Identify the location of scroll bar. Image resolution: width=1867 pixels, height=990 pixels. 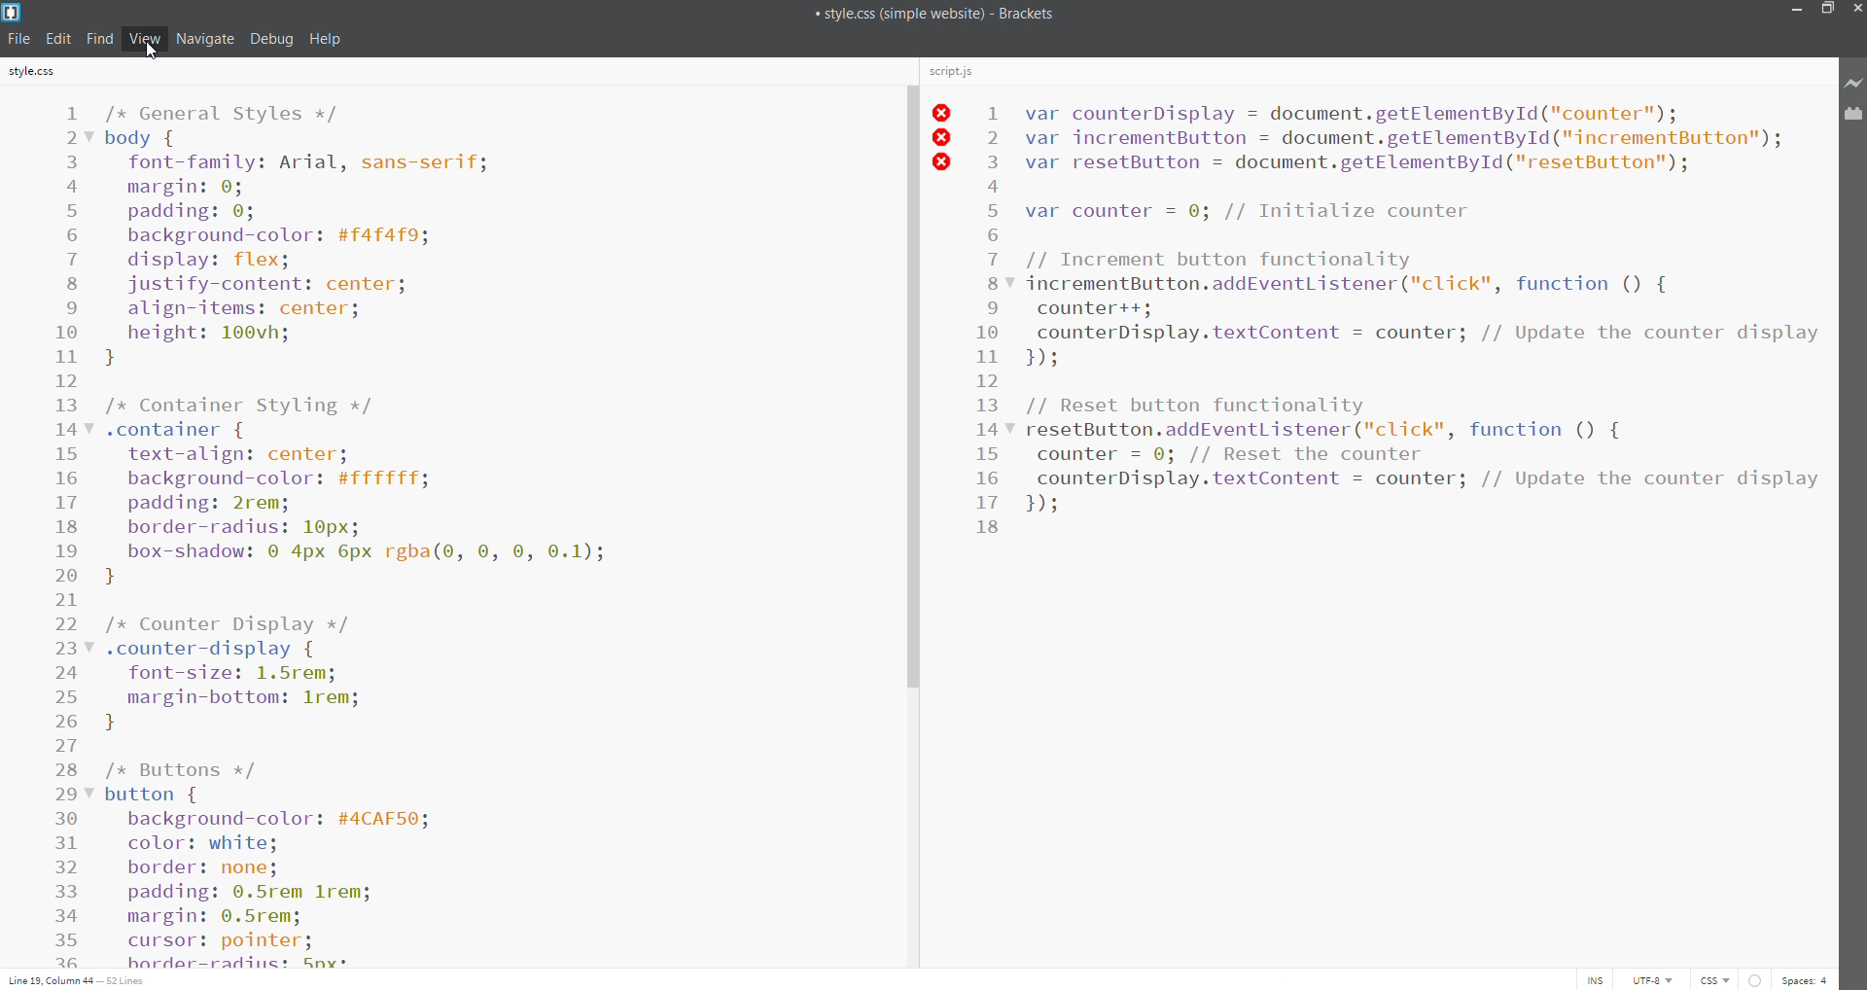
(908, 512).